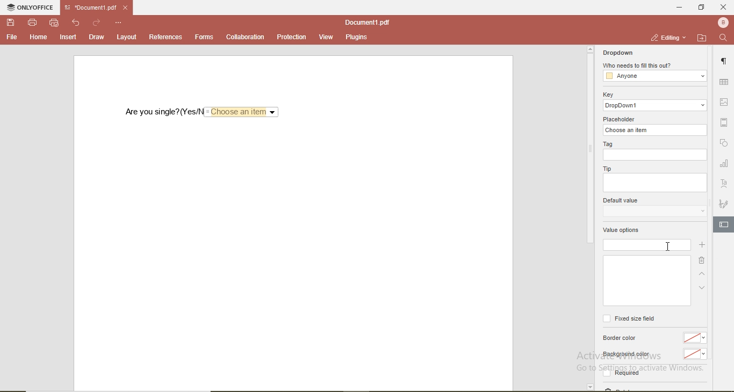 The height and width of the screenshot is (392, 734). Describe the element at coordinates (76, 23) in the screenshot. I see `undo` at that location.